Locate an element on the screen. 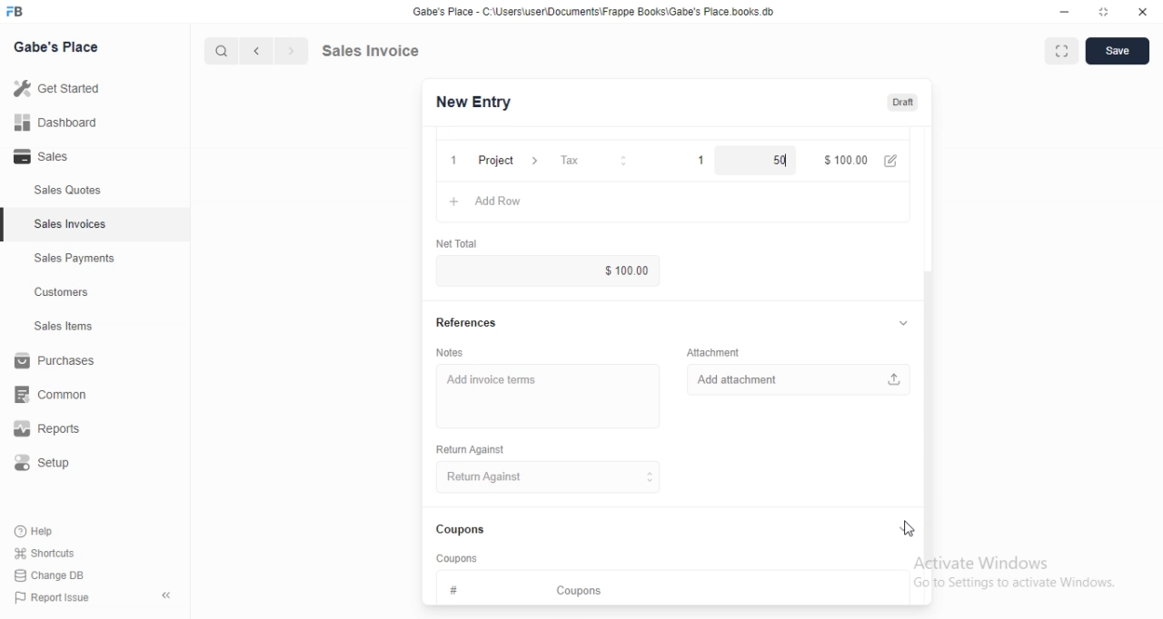 This screenshot has width=1163, height=619. Shortcuts is located at coordinates (55, 552).